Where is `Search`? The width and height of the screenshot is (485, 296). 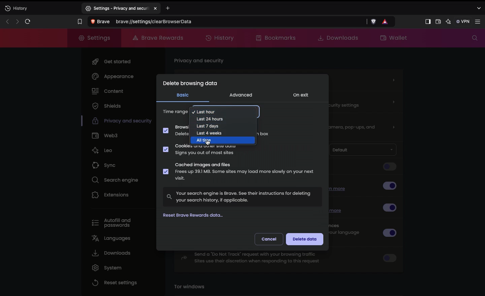
Search is located at coordinates (473, 38).